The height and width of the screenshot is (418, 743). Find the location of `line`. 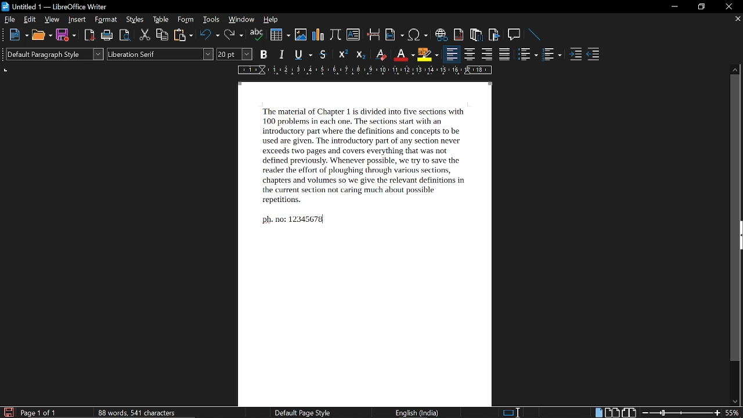

line is located at coordinates (534, 34).